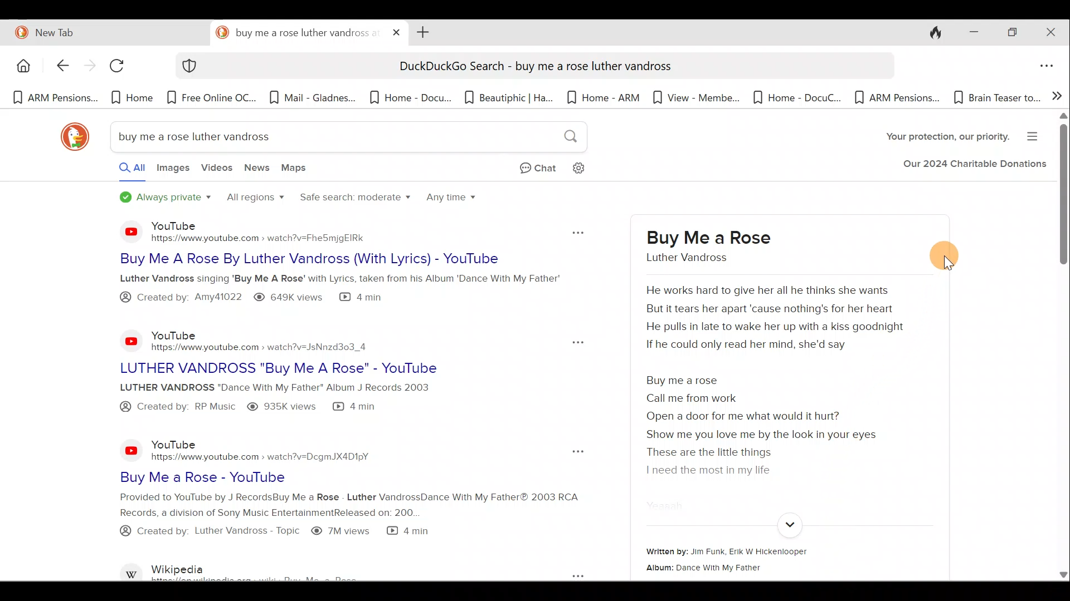 The height and width of the screenshot is (601, 1070). Describe the element at coordinates (327, 366) in the screenshot. I see `LUTHER VANDROSS "Buy Me A Rose" - YouTube` at that location.